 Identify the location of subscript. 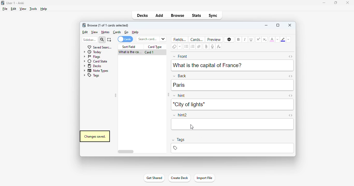
(265, 39).